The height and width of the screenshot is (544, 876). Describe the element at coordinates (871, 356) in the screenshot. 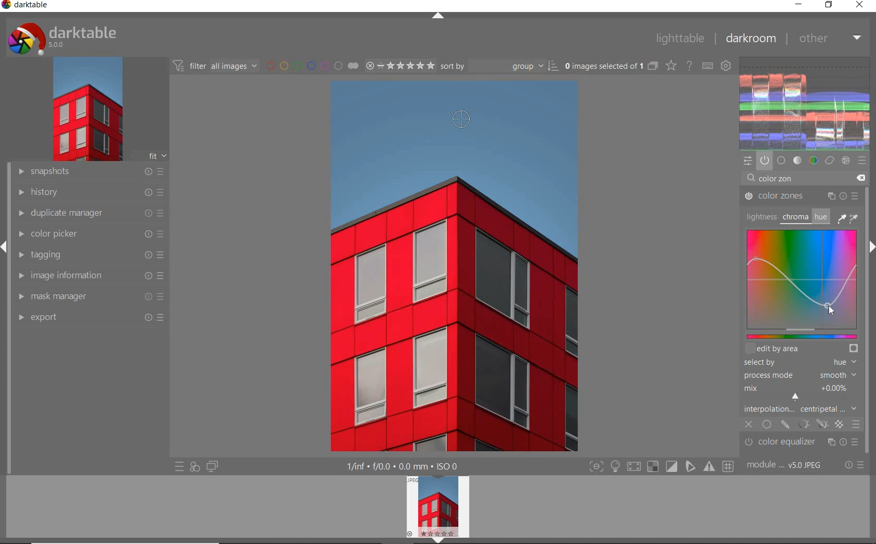

I see `scrollbar` at that location.